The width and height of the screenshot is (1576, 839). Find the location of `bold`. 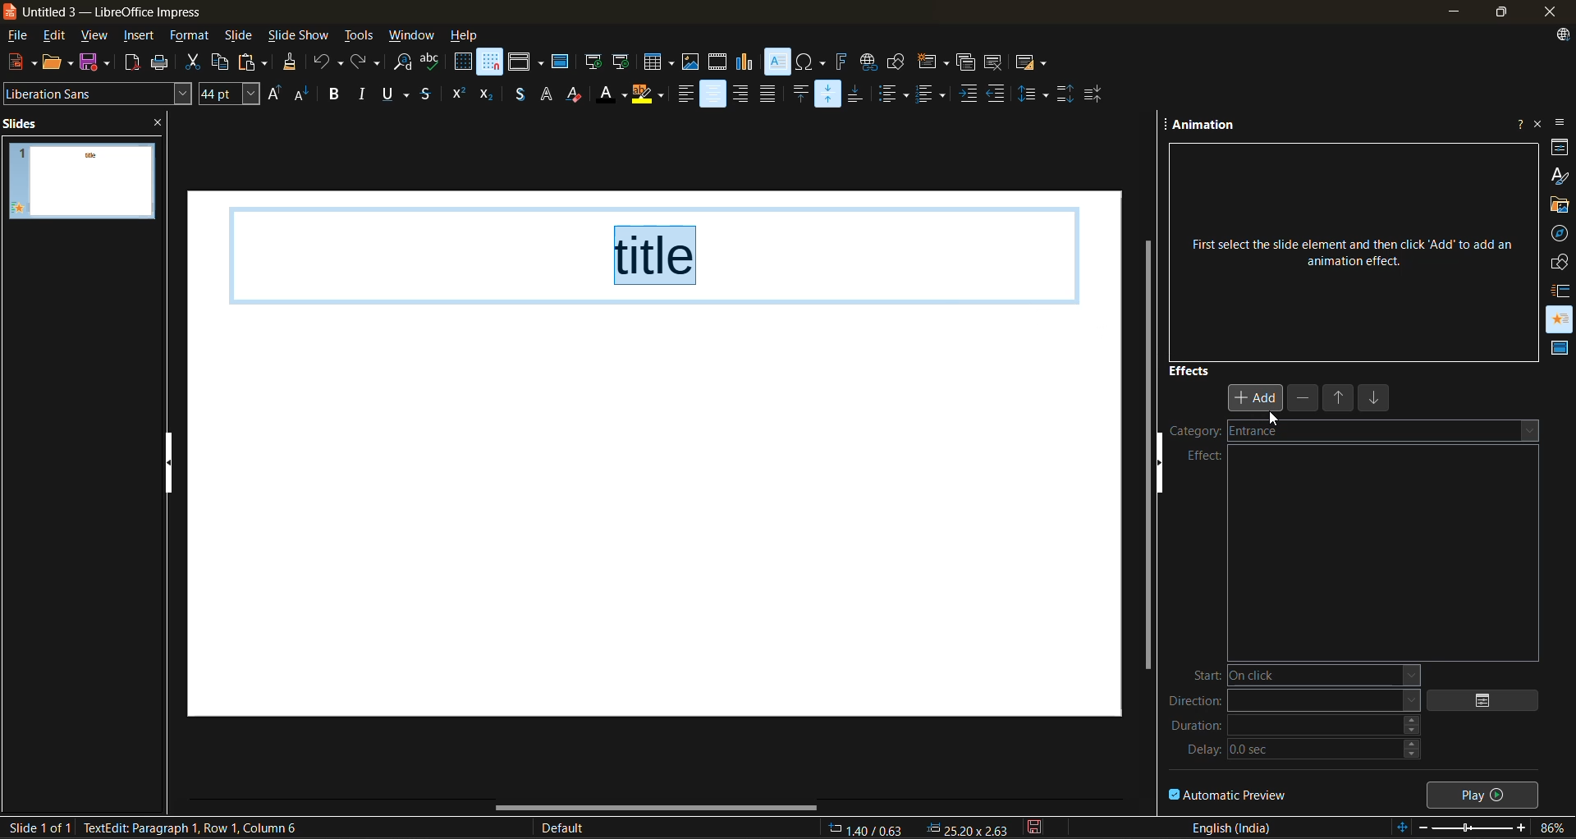

bold is located at coordinates (336, 94).